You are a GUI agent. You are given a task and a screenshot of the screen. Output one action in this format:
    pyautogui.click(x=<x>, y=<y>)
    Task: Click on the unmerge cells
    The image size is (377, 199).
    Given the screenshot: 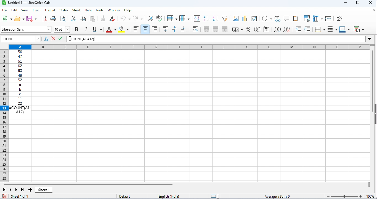 What is the action you would take?
    pyautogui.click(x=225, y=29)
    